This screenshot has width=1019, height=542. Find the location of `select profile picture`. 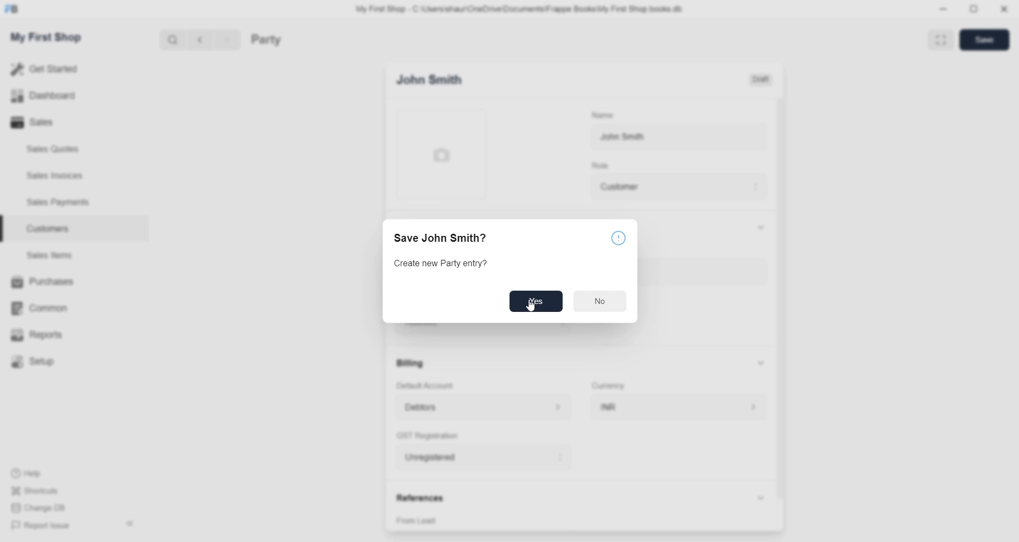

select profile picture is located at coordinates (446, 154).